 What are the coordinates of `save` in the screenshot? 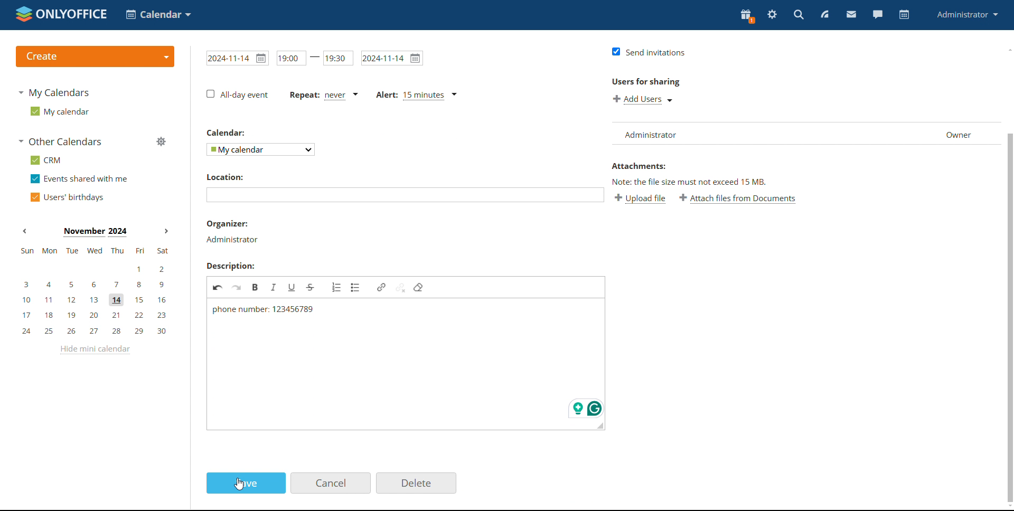 It's located at (247, 481).